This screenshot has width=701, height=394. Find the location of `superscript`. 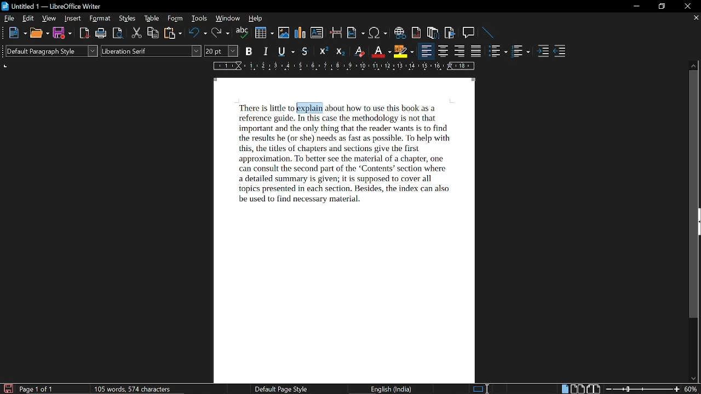

superscript is located at coordinates (323, 52).